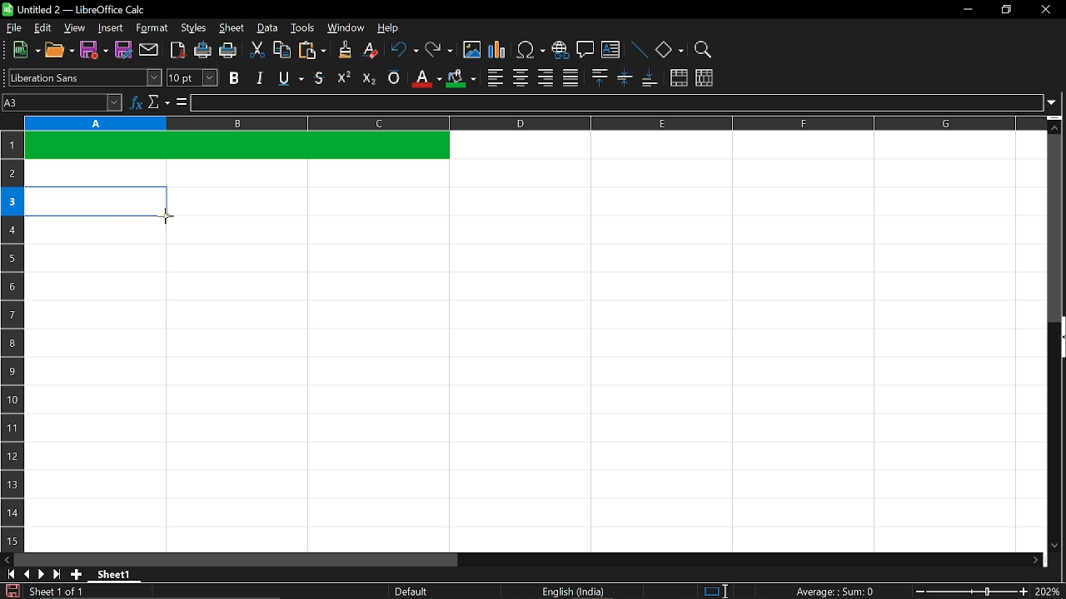 This screenshot has height=599, width=1066. What do you see at coordinates (14, 27) in the screenshot?
I see `file` at bounding box center [14, 27].